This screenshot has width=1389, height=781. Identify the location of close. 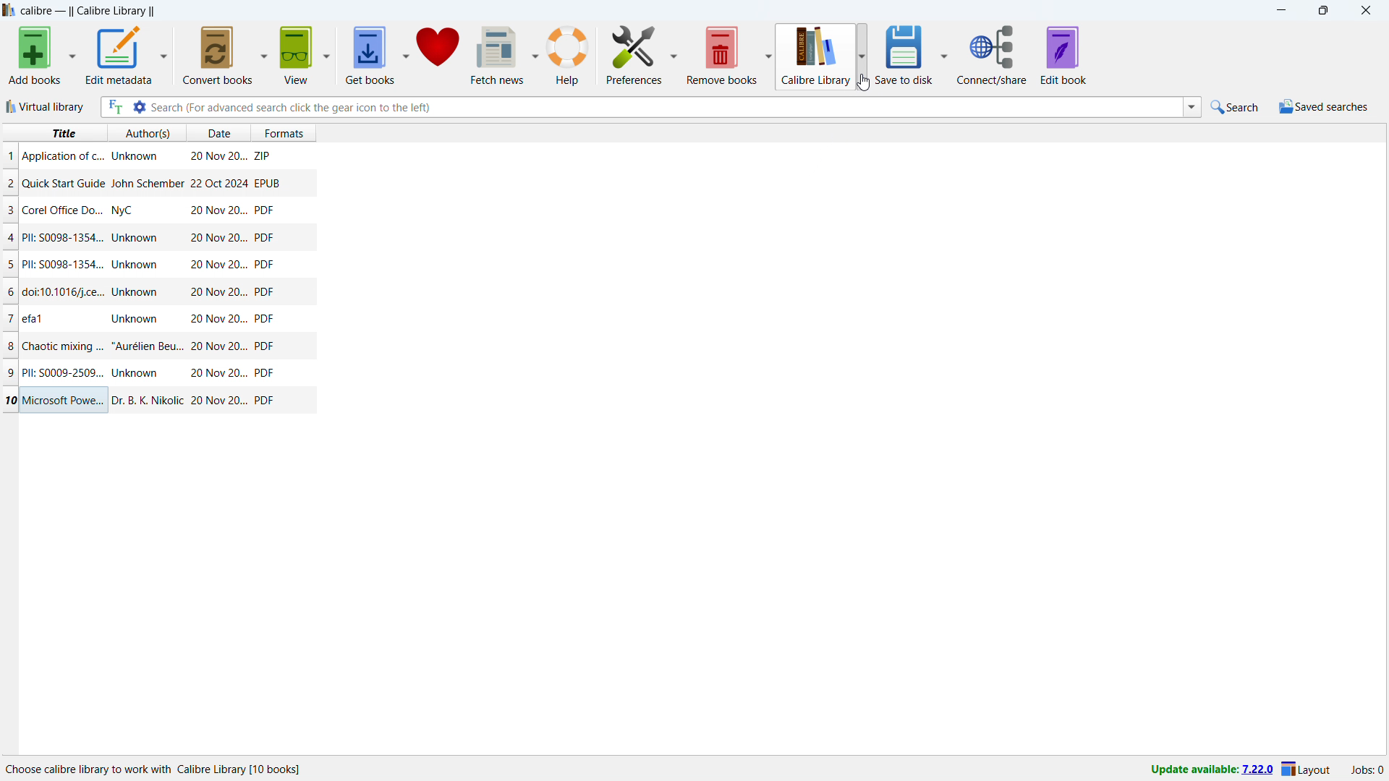
(1366, 11).